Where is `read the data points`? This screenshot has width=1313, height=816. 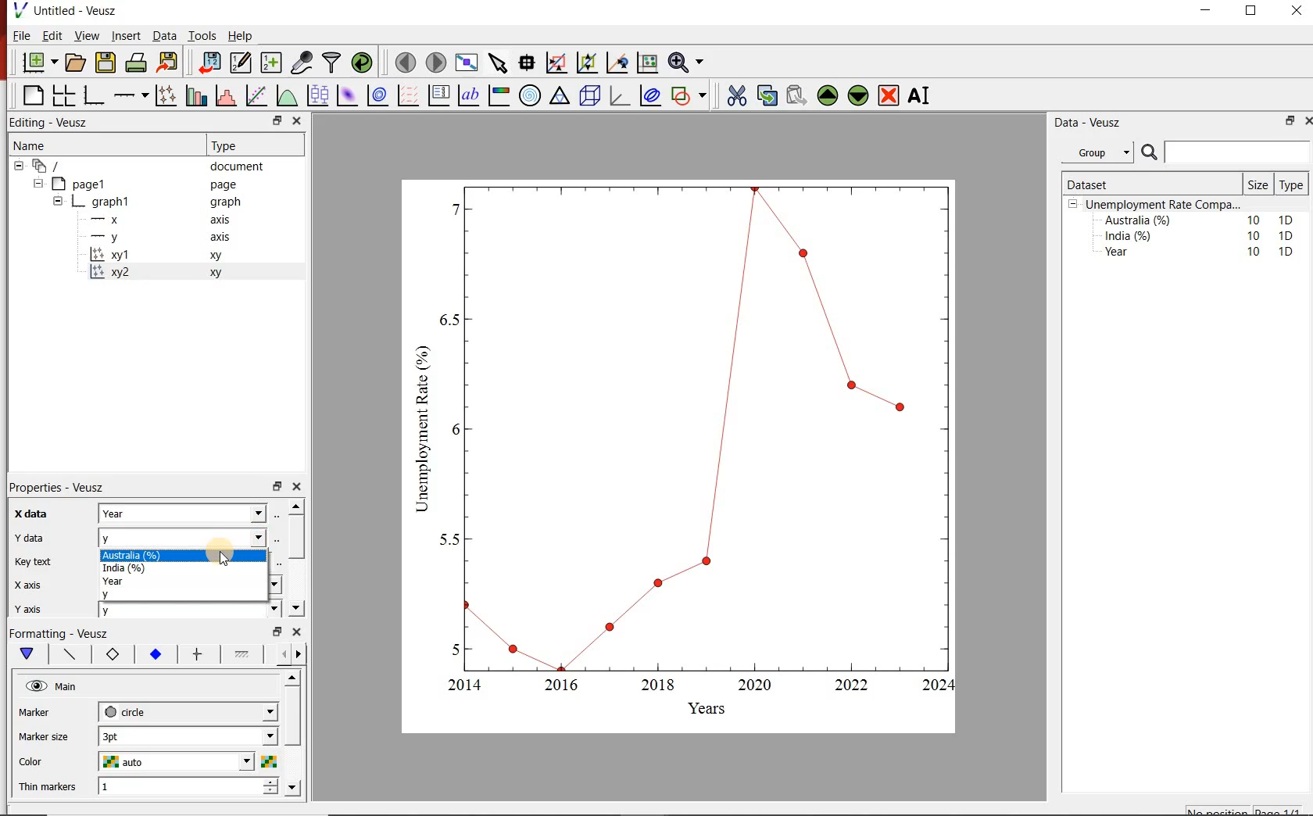 read the data points is located at coordinates (528, 62).